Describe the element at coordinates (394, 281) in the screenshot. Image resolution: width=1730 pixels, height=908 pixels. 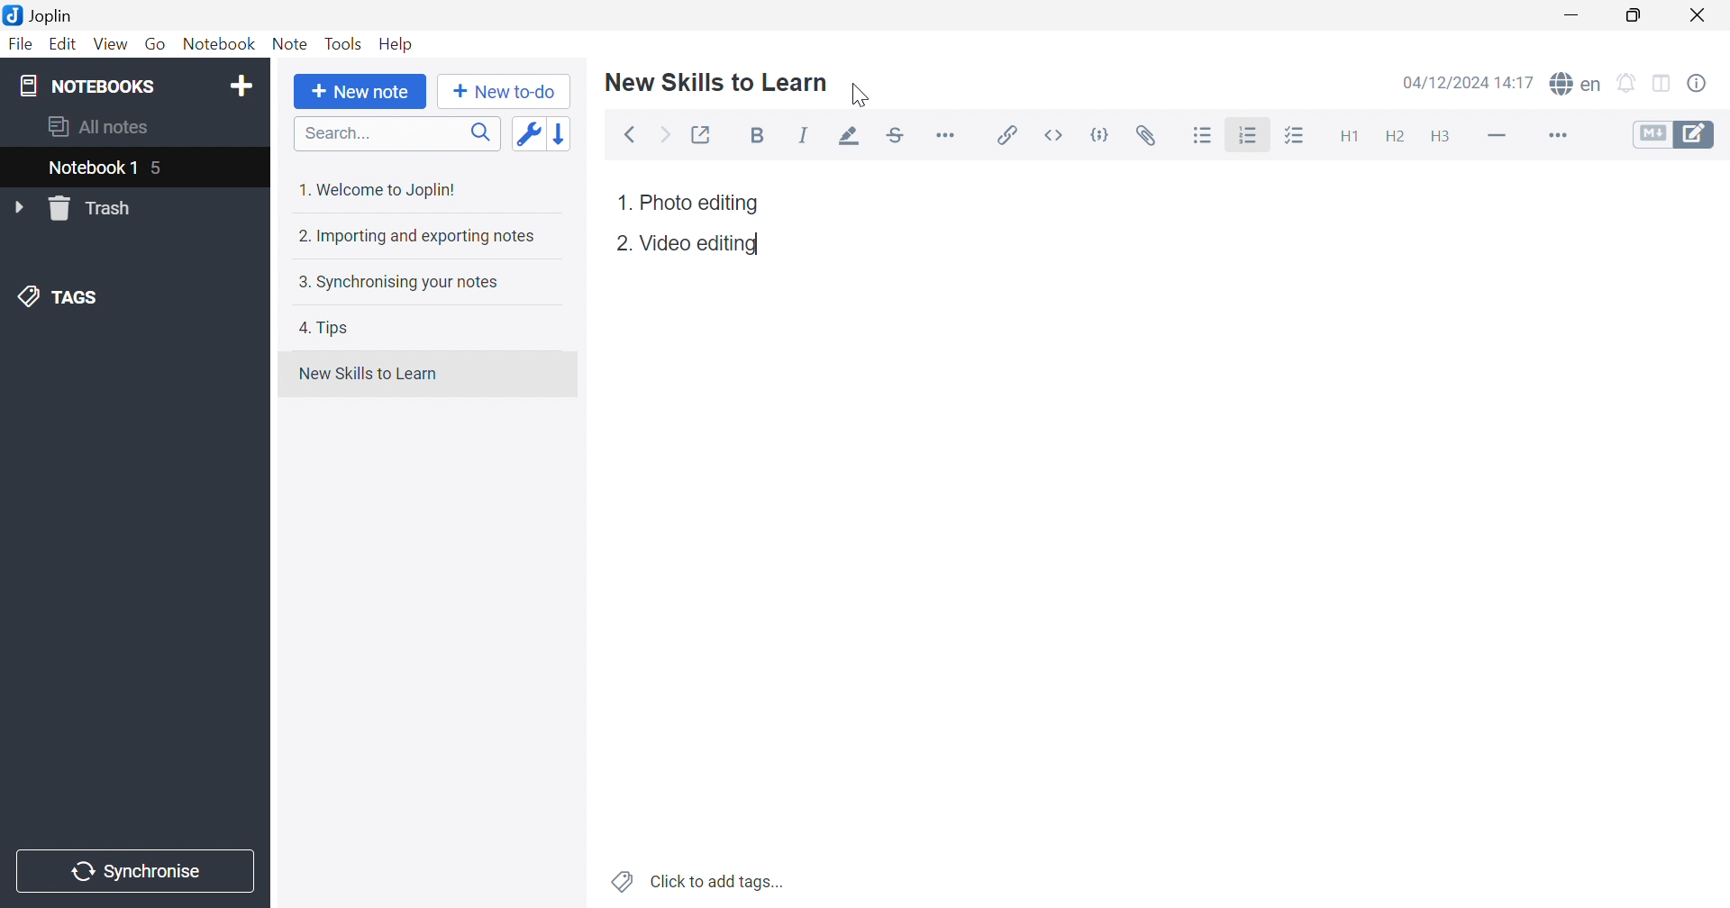
I see `3. Synchronising your notes` at that location.